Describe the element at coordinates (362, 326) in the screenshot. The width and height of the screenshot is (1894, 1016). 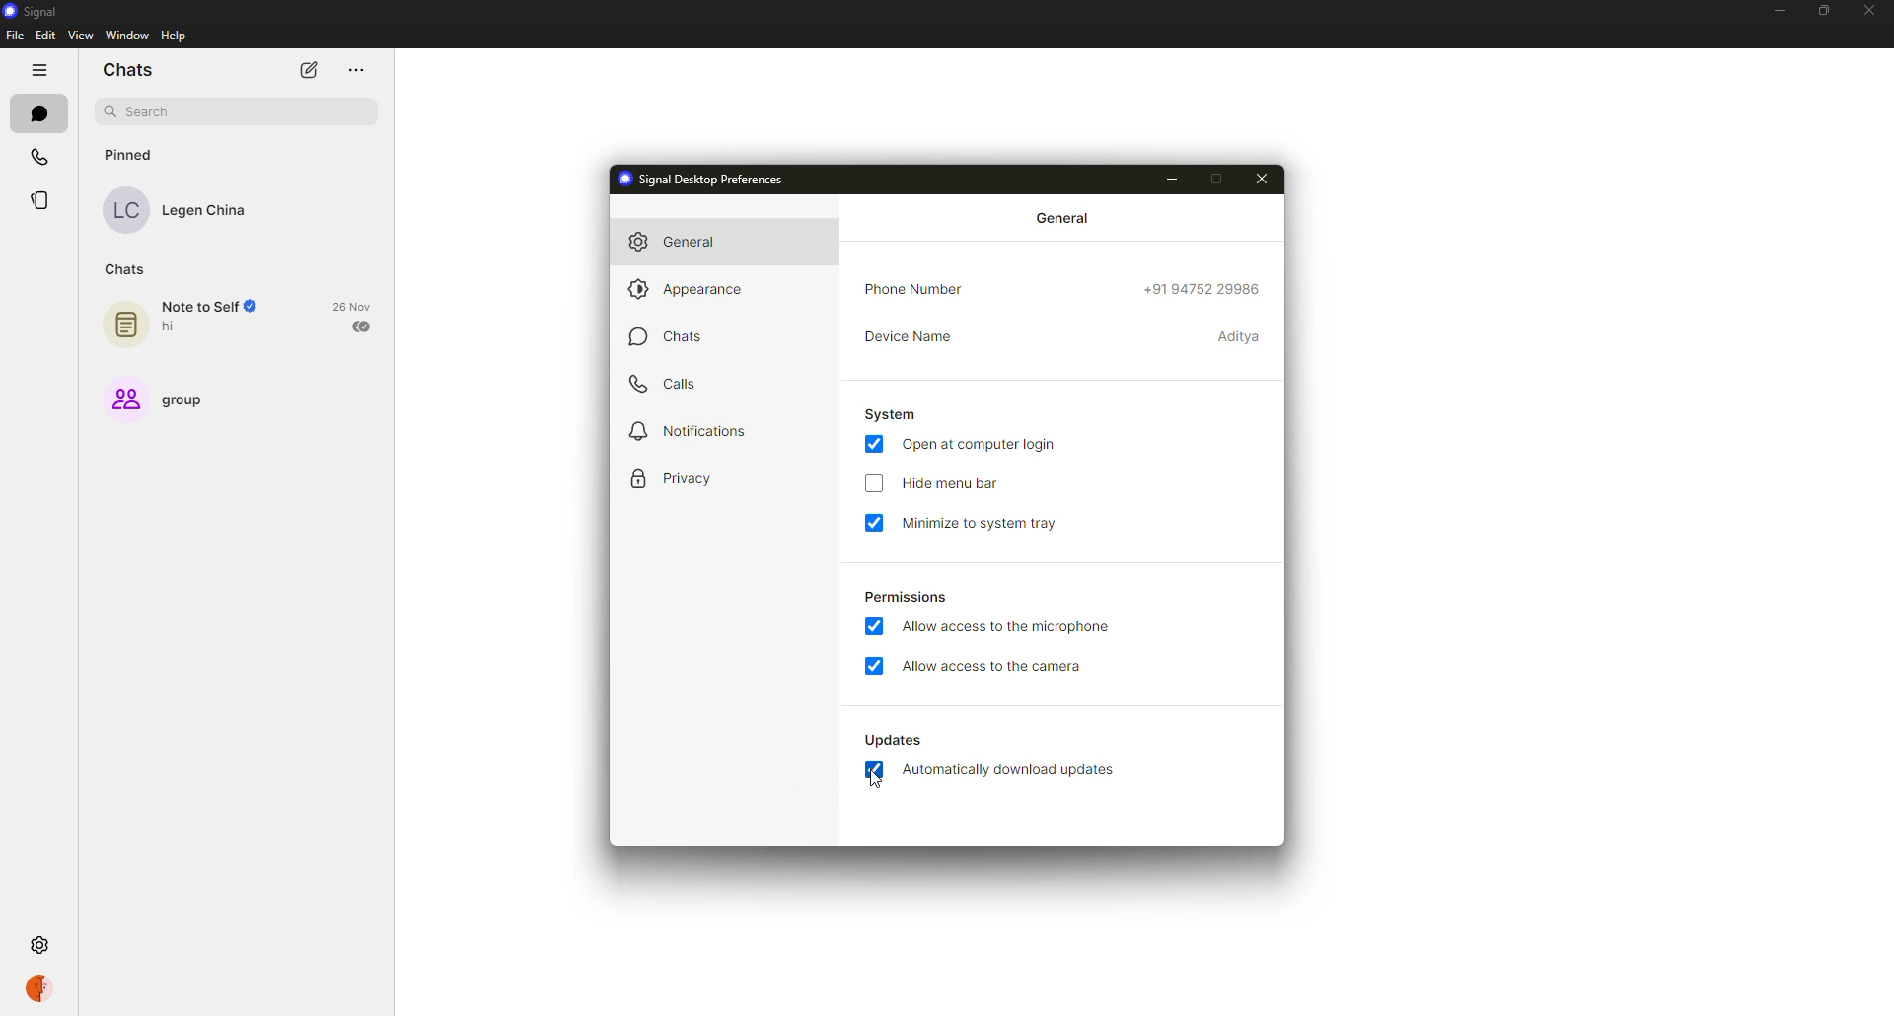
I see `sent` at that location.